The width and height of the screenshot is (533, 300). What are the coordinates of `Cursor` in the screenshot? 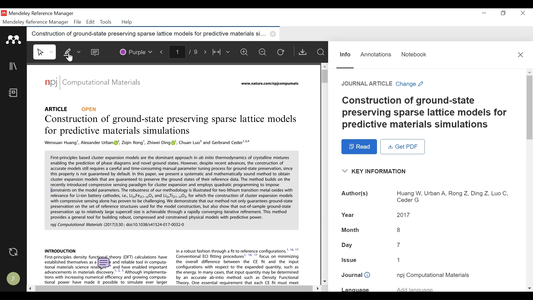 It's located at (71, 58).